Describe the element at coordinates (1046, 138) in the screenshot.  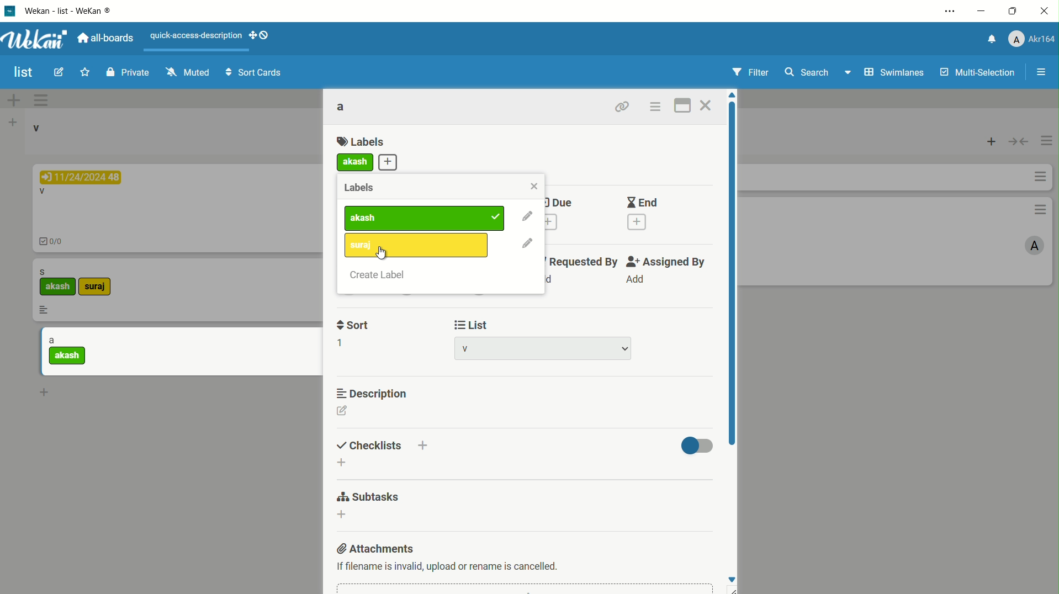
I see `options` at that location.